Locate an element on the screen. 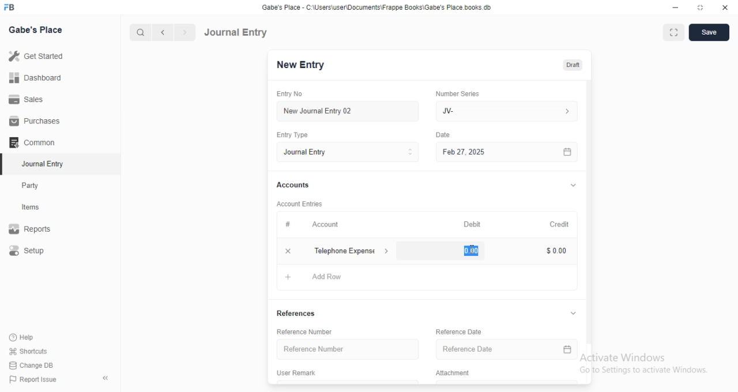 The image size is (738, 392). Accounts is located at coordinates (292, 185).